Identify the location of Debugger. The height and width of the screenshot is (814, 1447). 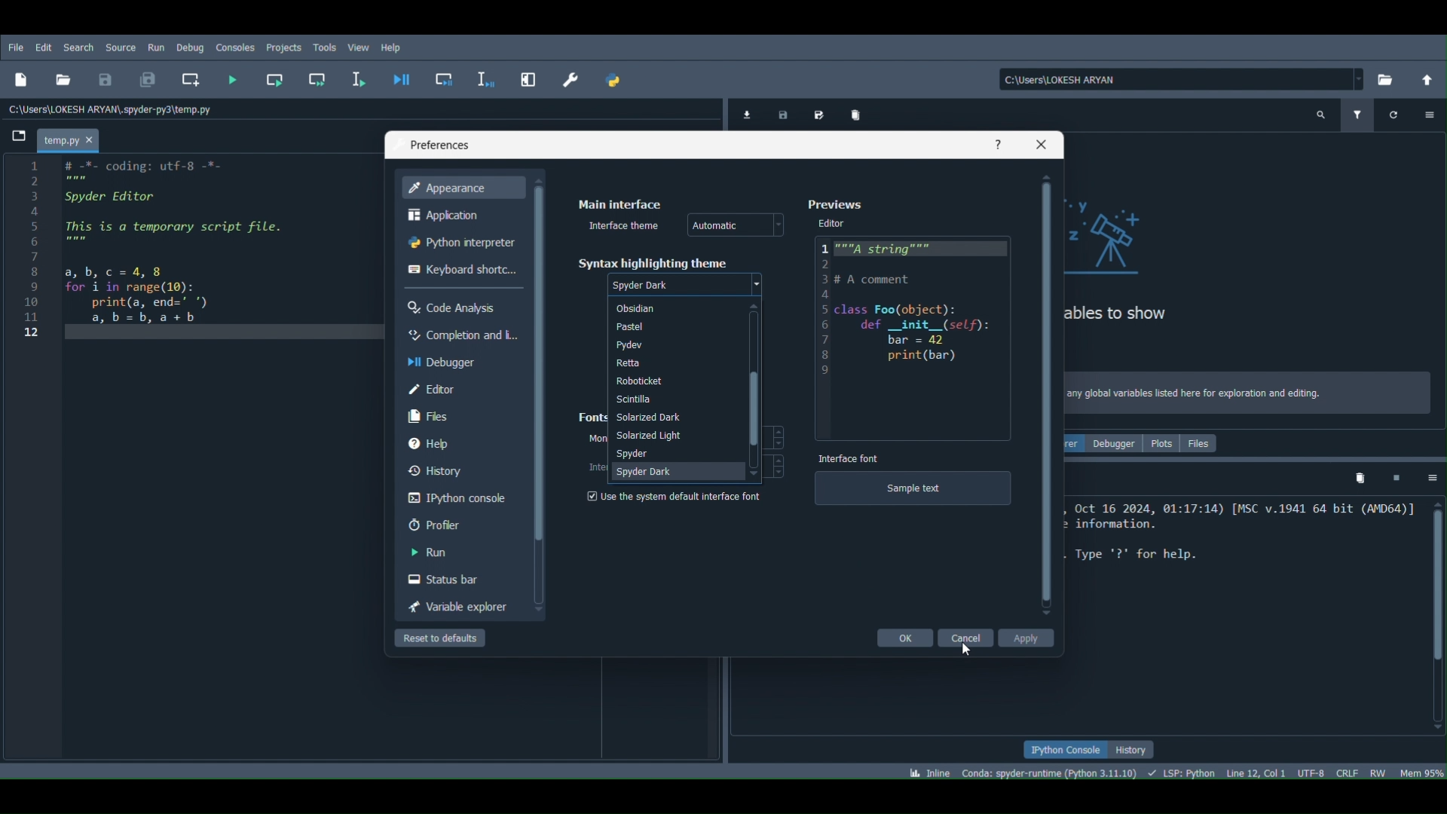
(1115, 444).